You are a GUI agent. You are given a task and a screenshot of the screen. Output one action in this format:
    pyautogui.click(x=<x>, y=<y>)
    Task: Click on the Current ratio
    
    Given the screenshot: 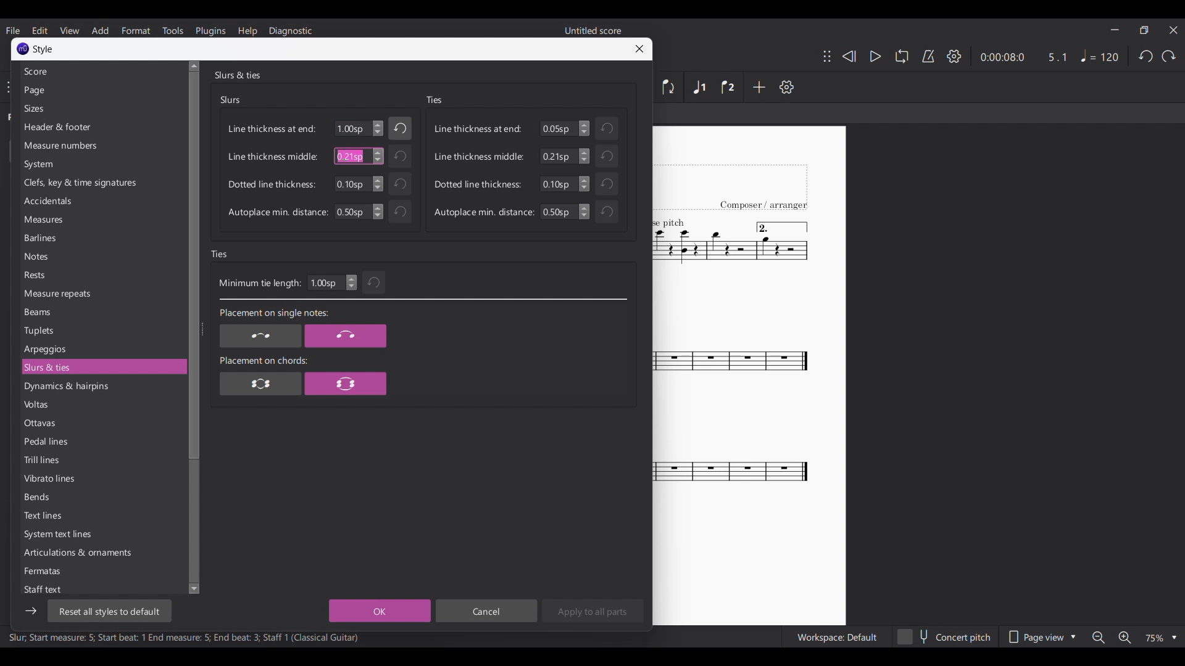 What is the action you would take?
    pyautogui.click(x=1057, y=57)
    